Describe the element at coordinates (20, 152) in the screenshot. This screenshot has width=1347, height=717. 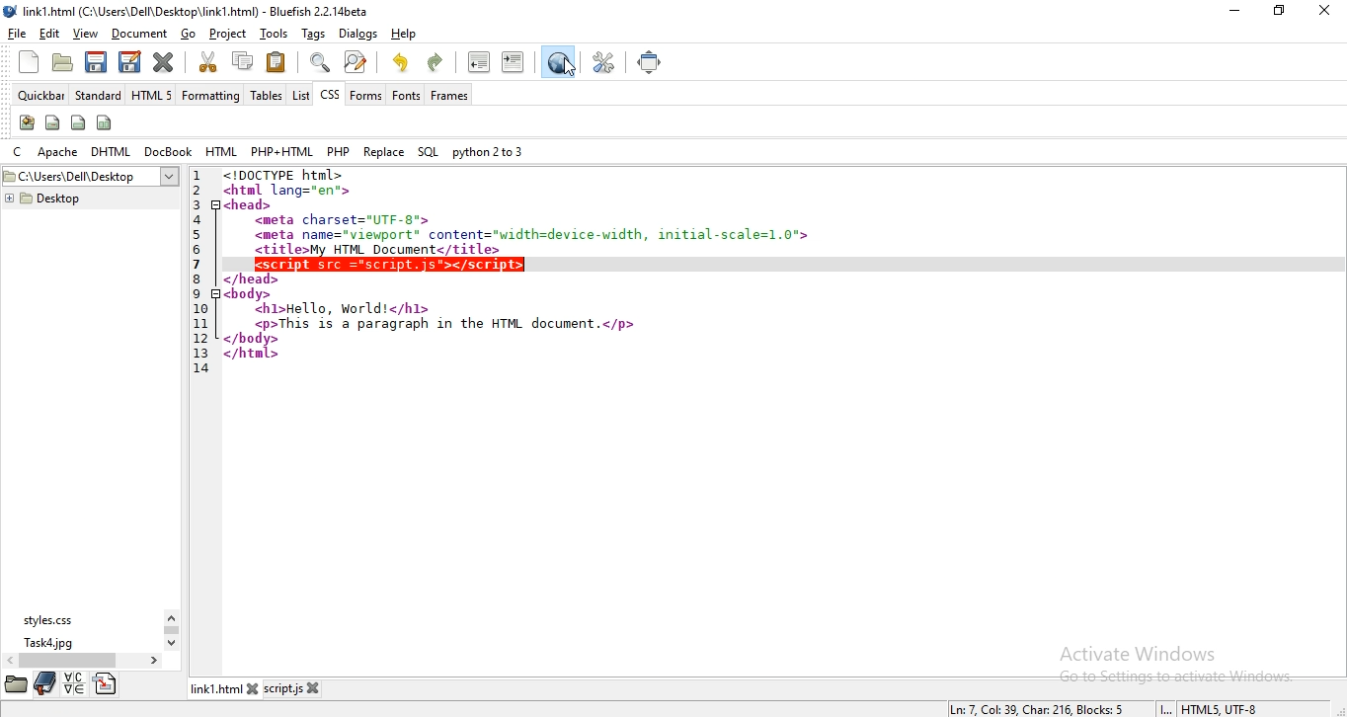
I see `c` at that location.